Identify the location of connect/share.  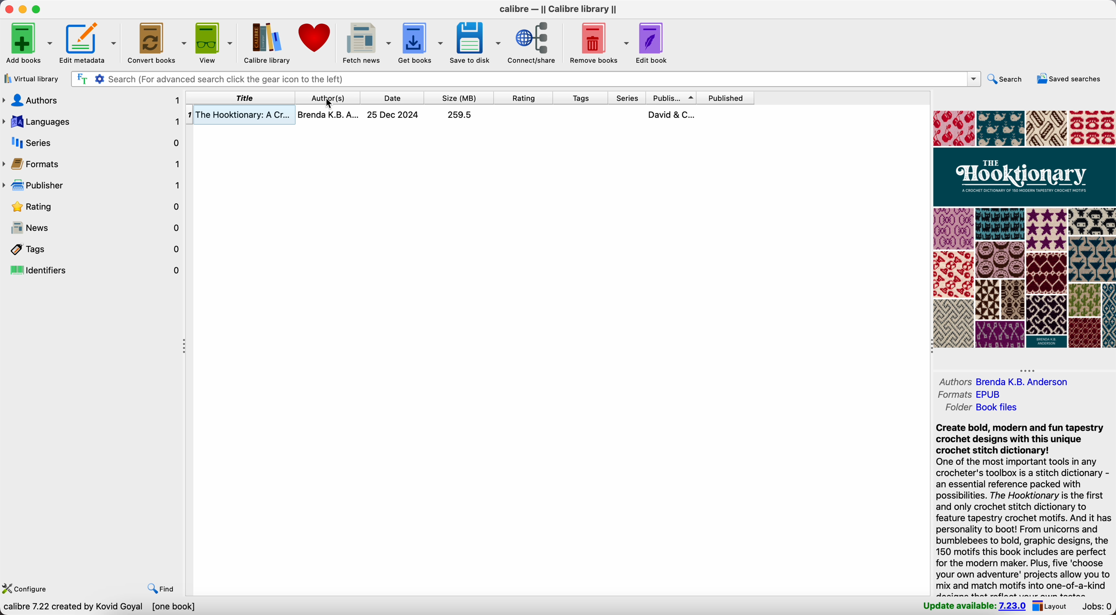
(534, 42).